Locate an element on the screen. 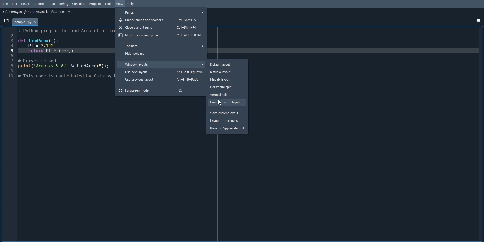  Save current layout is located at coordinates (228, 113).